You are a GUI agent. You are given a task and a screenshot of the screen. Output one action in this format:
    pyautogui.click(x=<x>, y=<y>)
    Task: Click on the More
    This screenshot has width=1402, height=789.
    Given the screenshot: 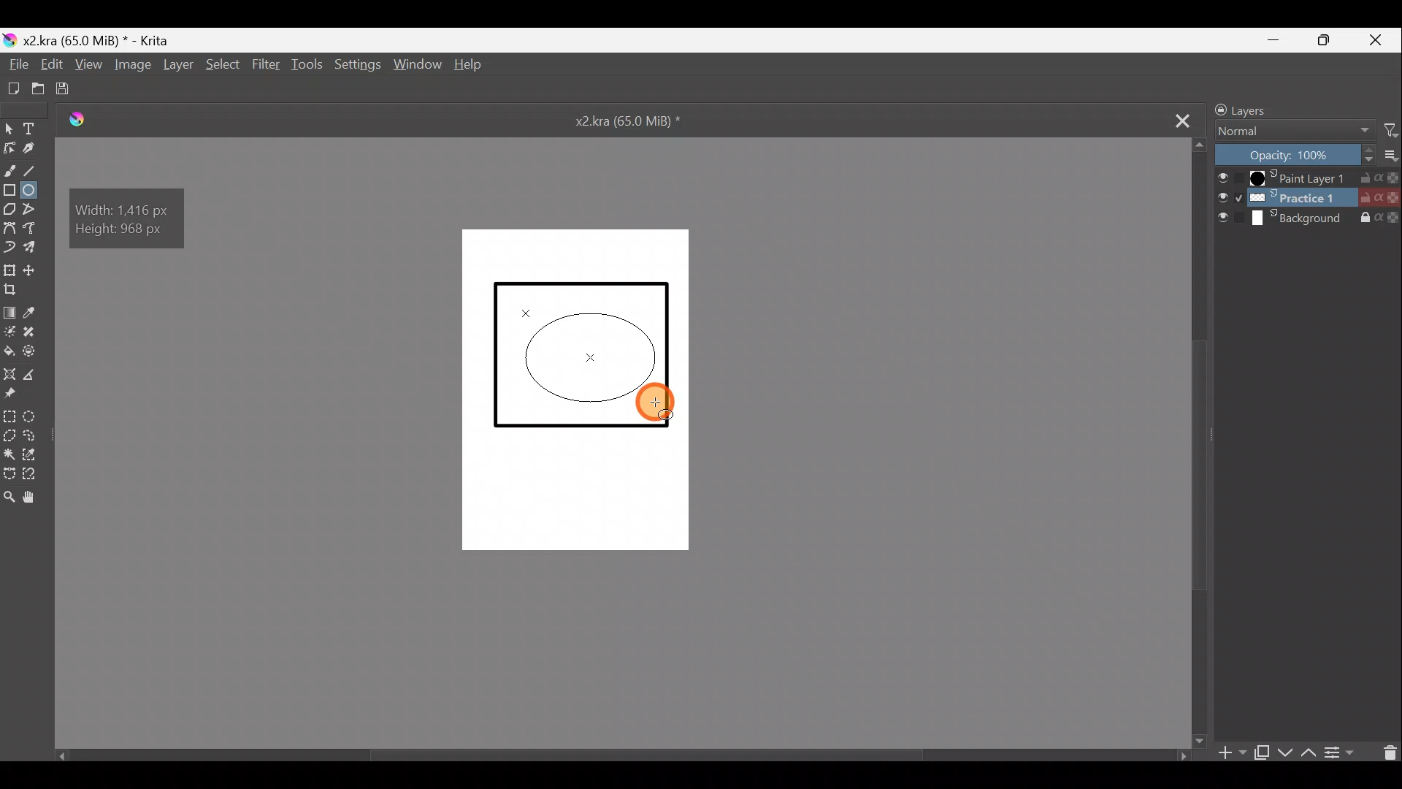 What is the action you would take?
    pyautogui.click(x=1387, y=156)
    